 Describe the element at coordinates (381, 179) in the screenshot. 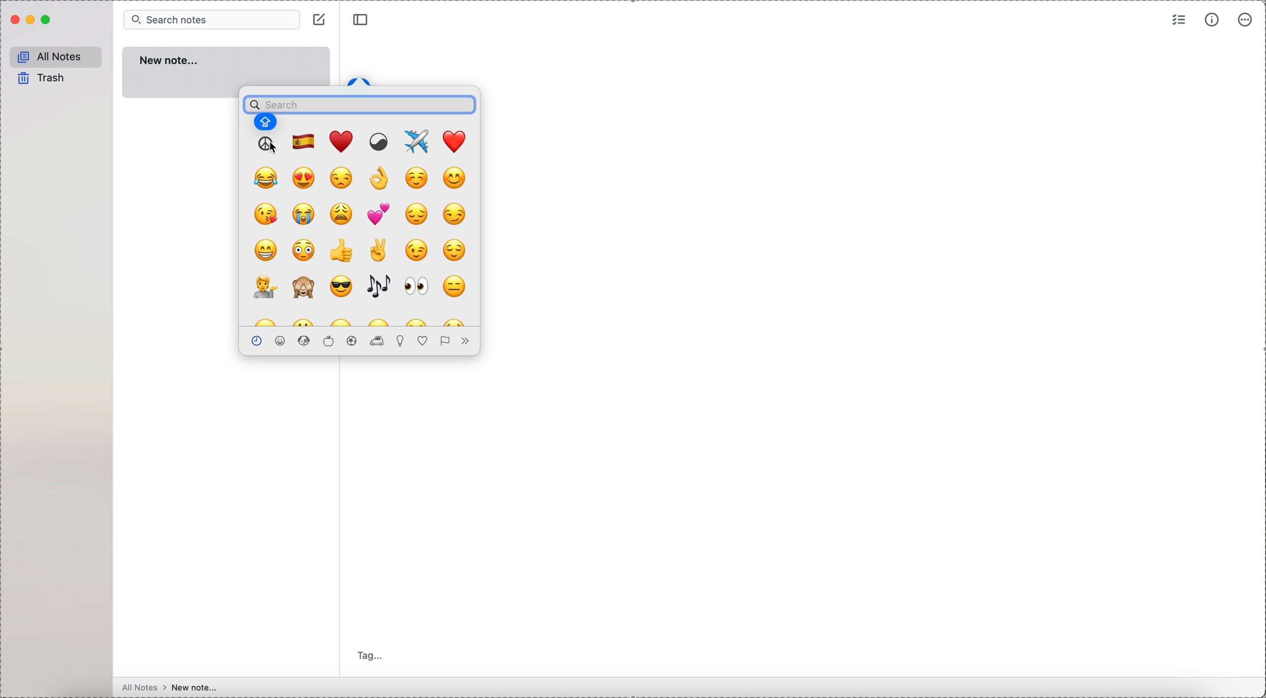

I see `emoji` at that location.